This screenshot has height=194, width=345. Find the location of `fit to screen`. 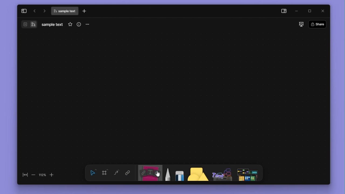

fit to screen is located at coordinates (25, 175).